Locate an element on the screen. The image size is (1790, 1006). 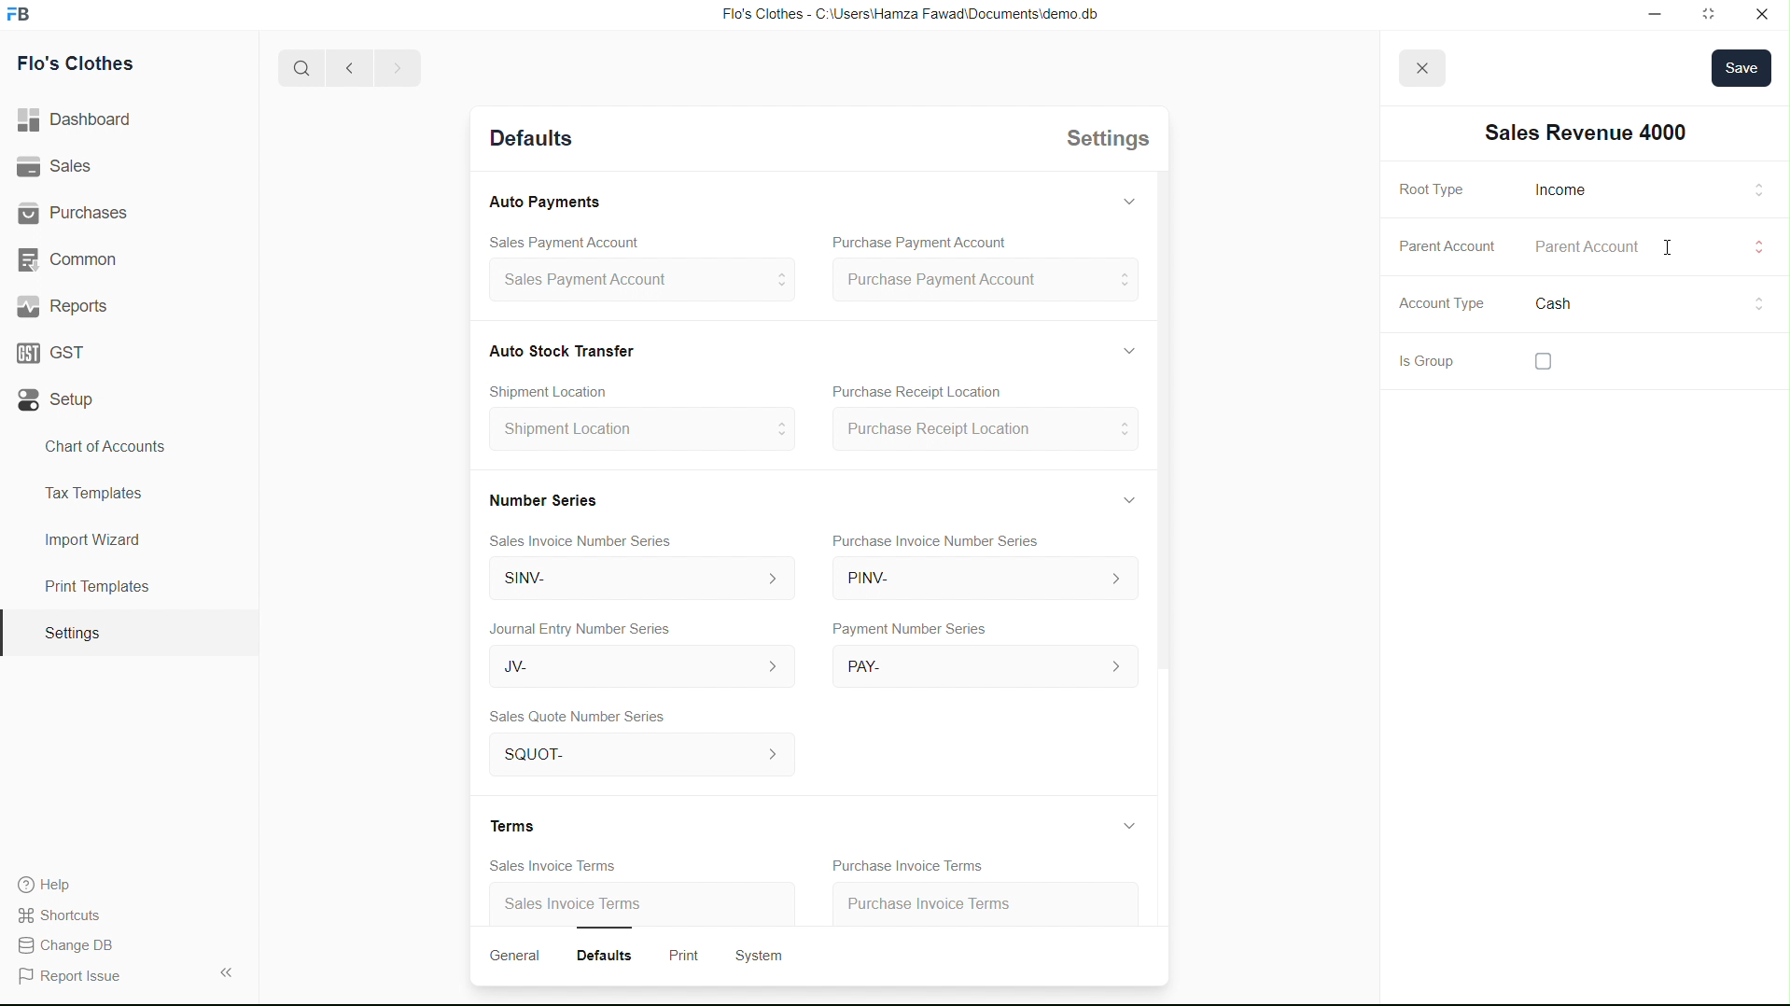
Root Type is located at coordinates (1429, 190).